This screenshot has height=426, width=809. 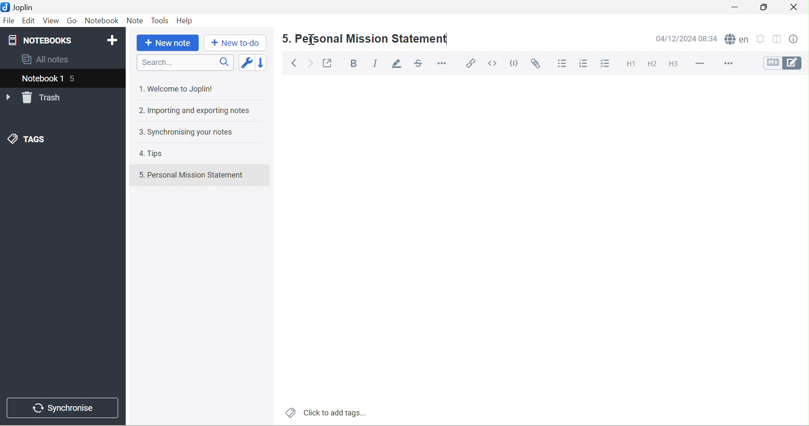 What do you see at coordinates (102, 20) in the screenshot?
I see `Notebook` at bounding box center [102, 20].